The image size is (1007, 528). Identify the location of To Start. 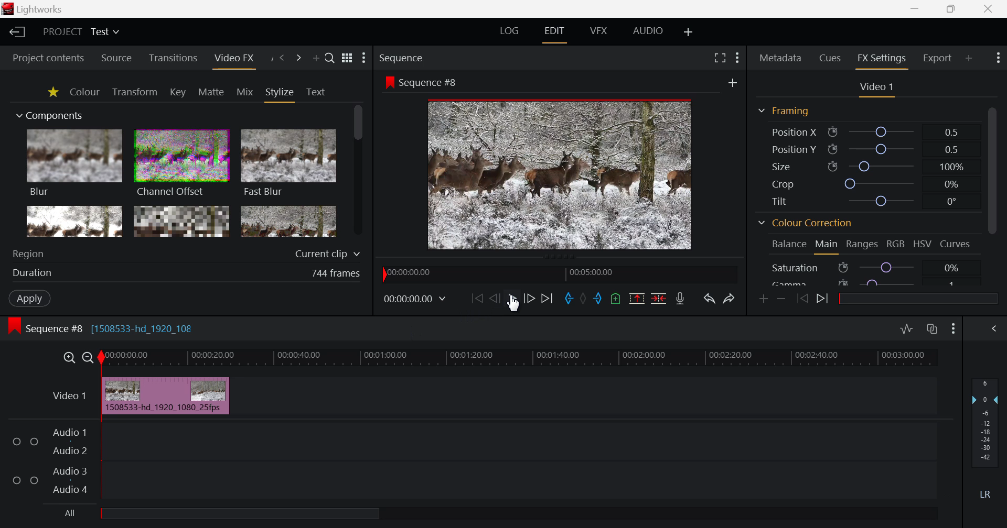
(477, 299).